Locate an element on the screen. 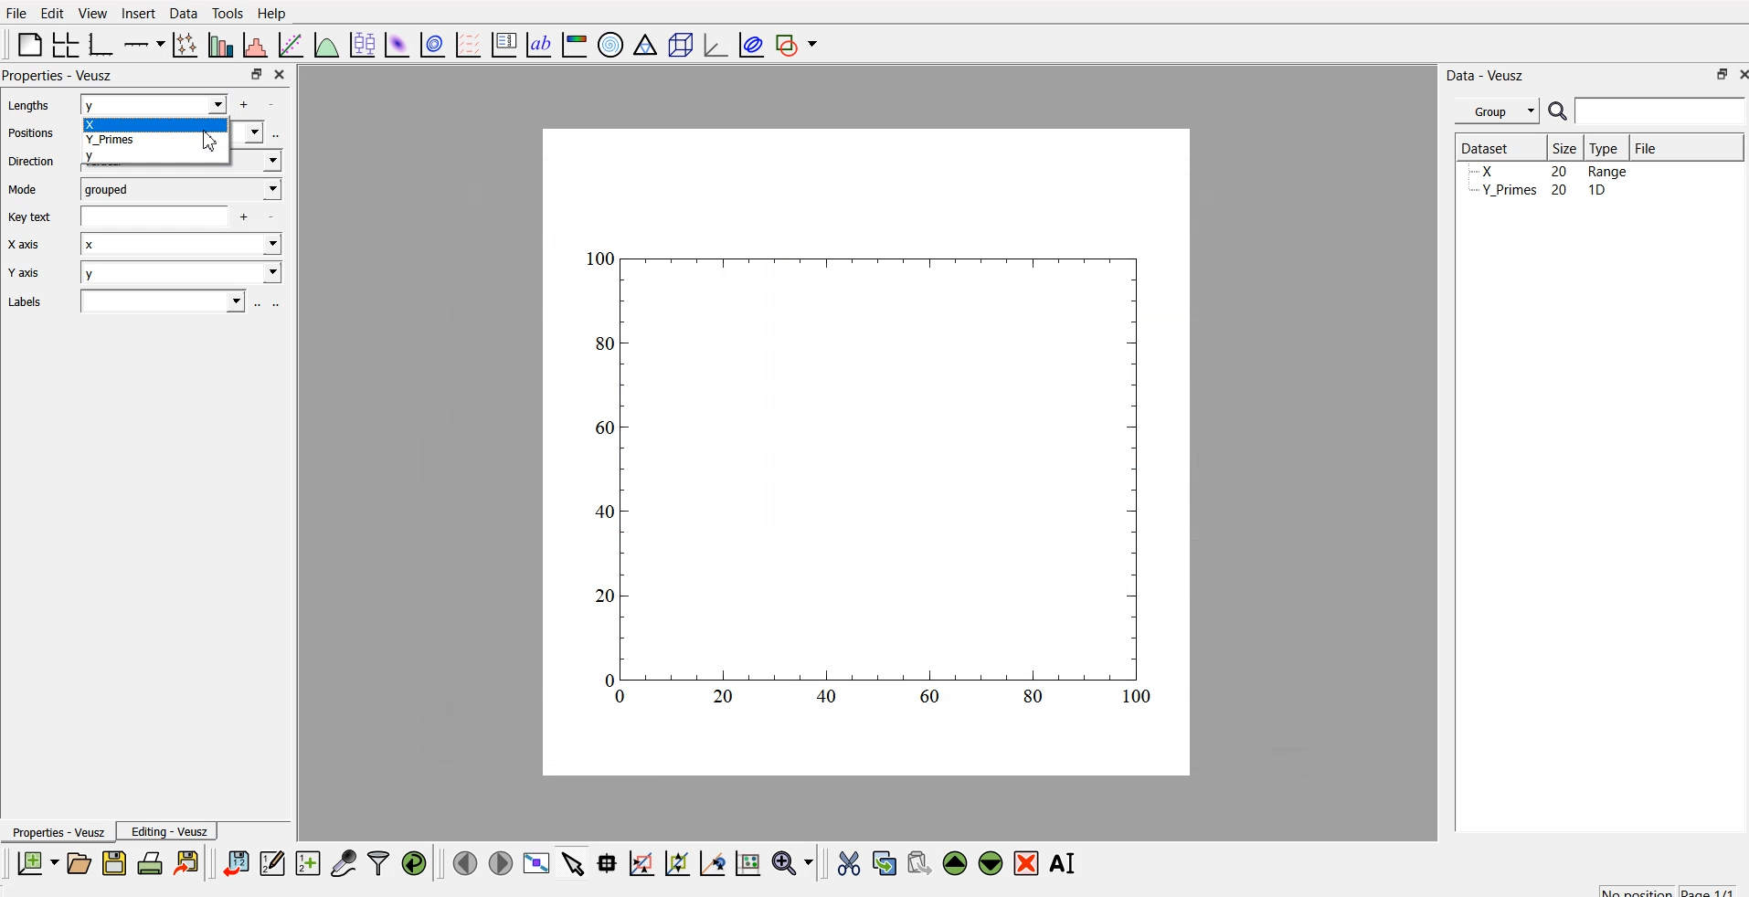 The image size is (1749, 897). plot covariance ellipses is located at coordinates (752, 43).